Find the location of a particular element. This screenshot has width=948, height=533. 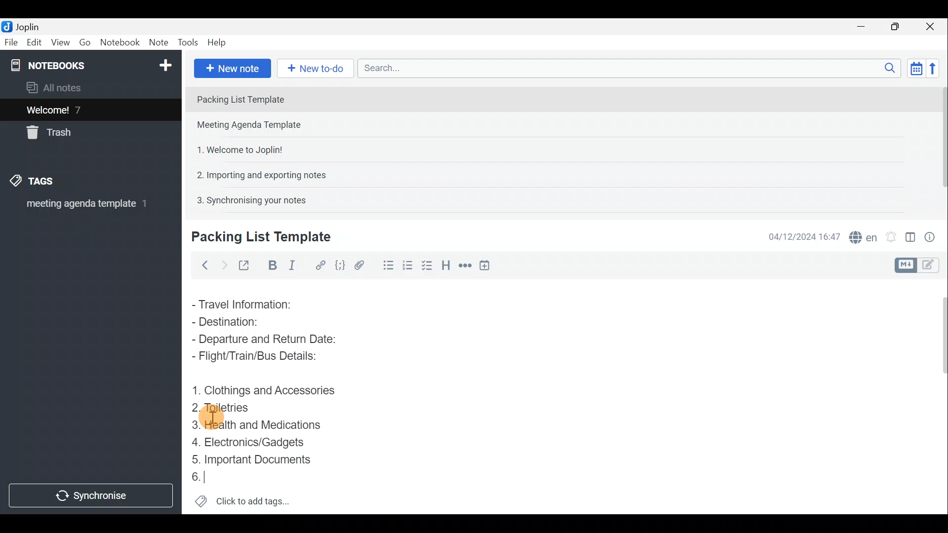

Click to add tags is located at coordinates (242, 501).